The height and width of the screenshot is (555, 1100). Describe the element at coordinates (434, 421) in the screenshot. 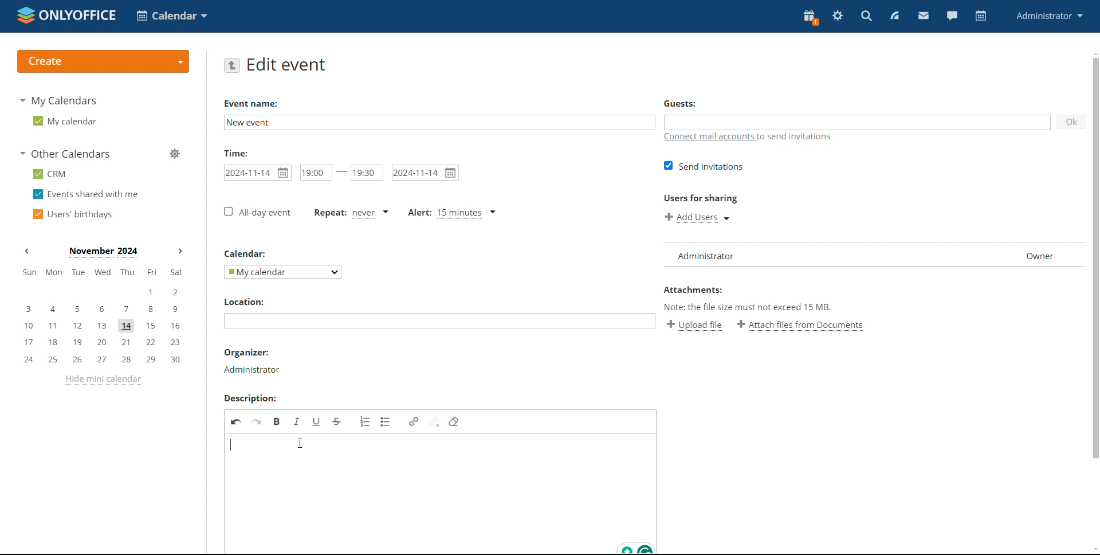

I see `unlink` at that location.